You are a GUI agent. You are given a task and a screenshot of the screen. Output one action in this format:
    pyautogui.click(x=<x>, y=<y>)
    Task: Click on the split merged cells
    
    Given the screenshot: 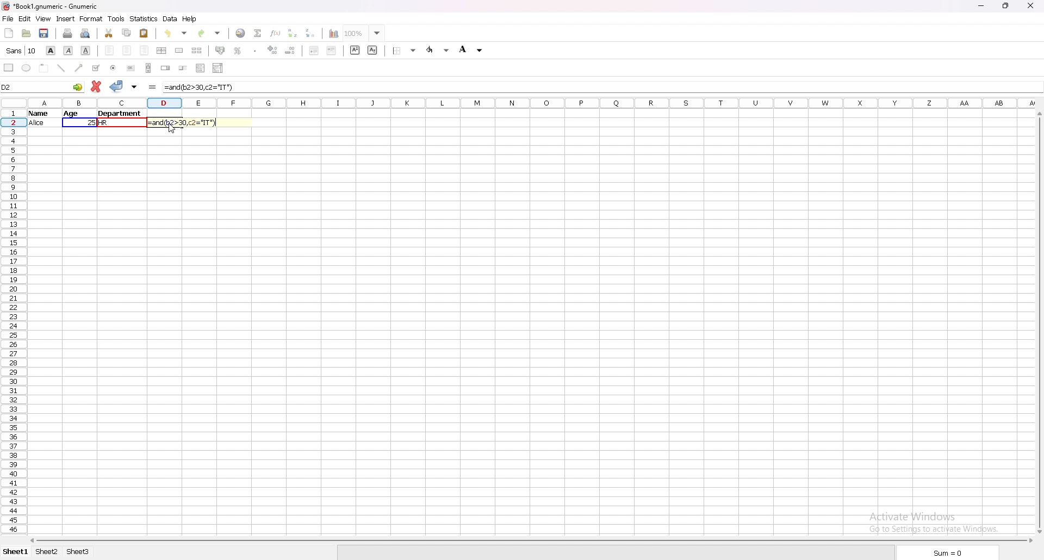 What is the action you would take?
    pyautogui.click(x=196, y=51)
    